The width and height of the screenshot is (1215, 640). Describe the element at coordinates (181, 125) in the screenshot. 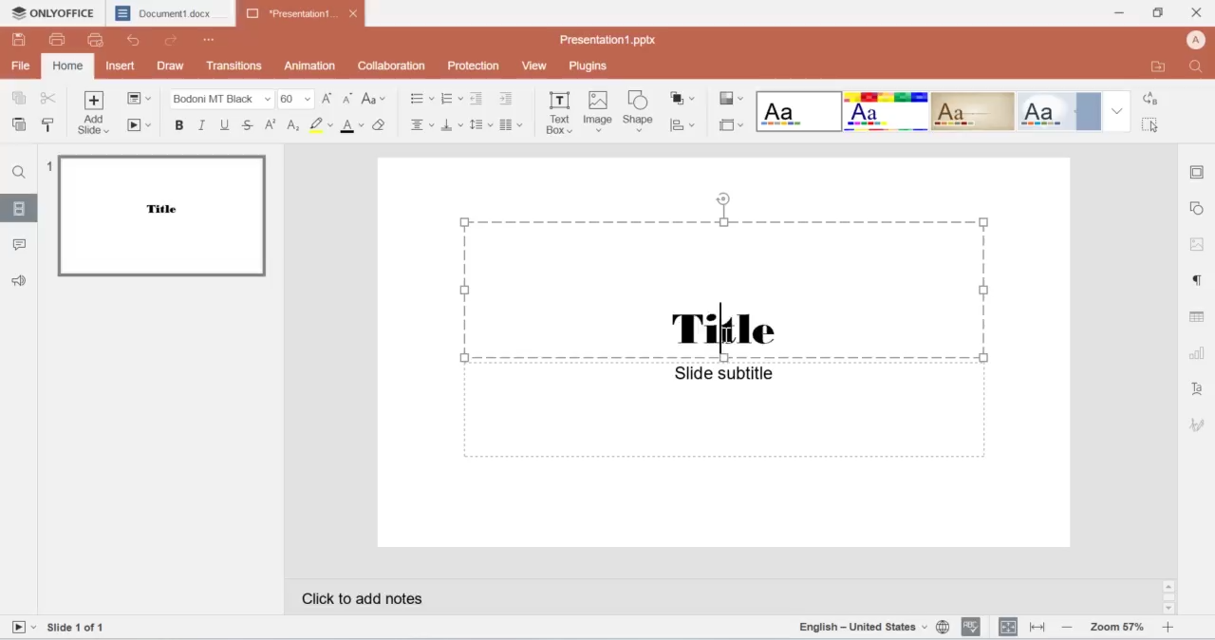

I see `bold` at that location.